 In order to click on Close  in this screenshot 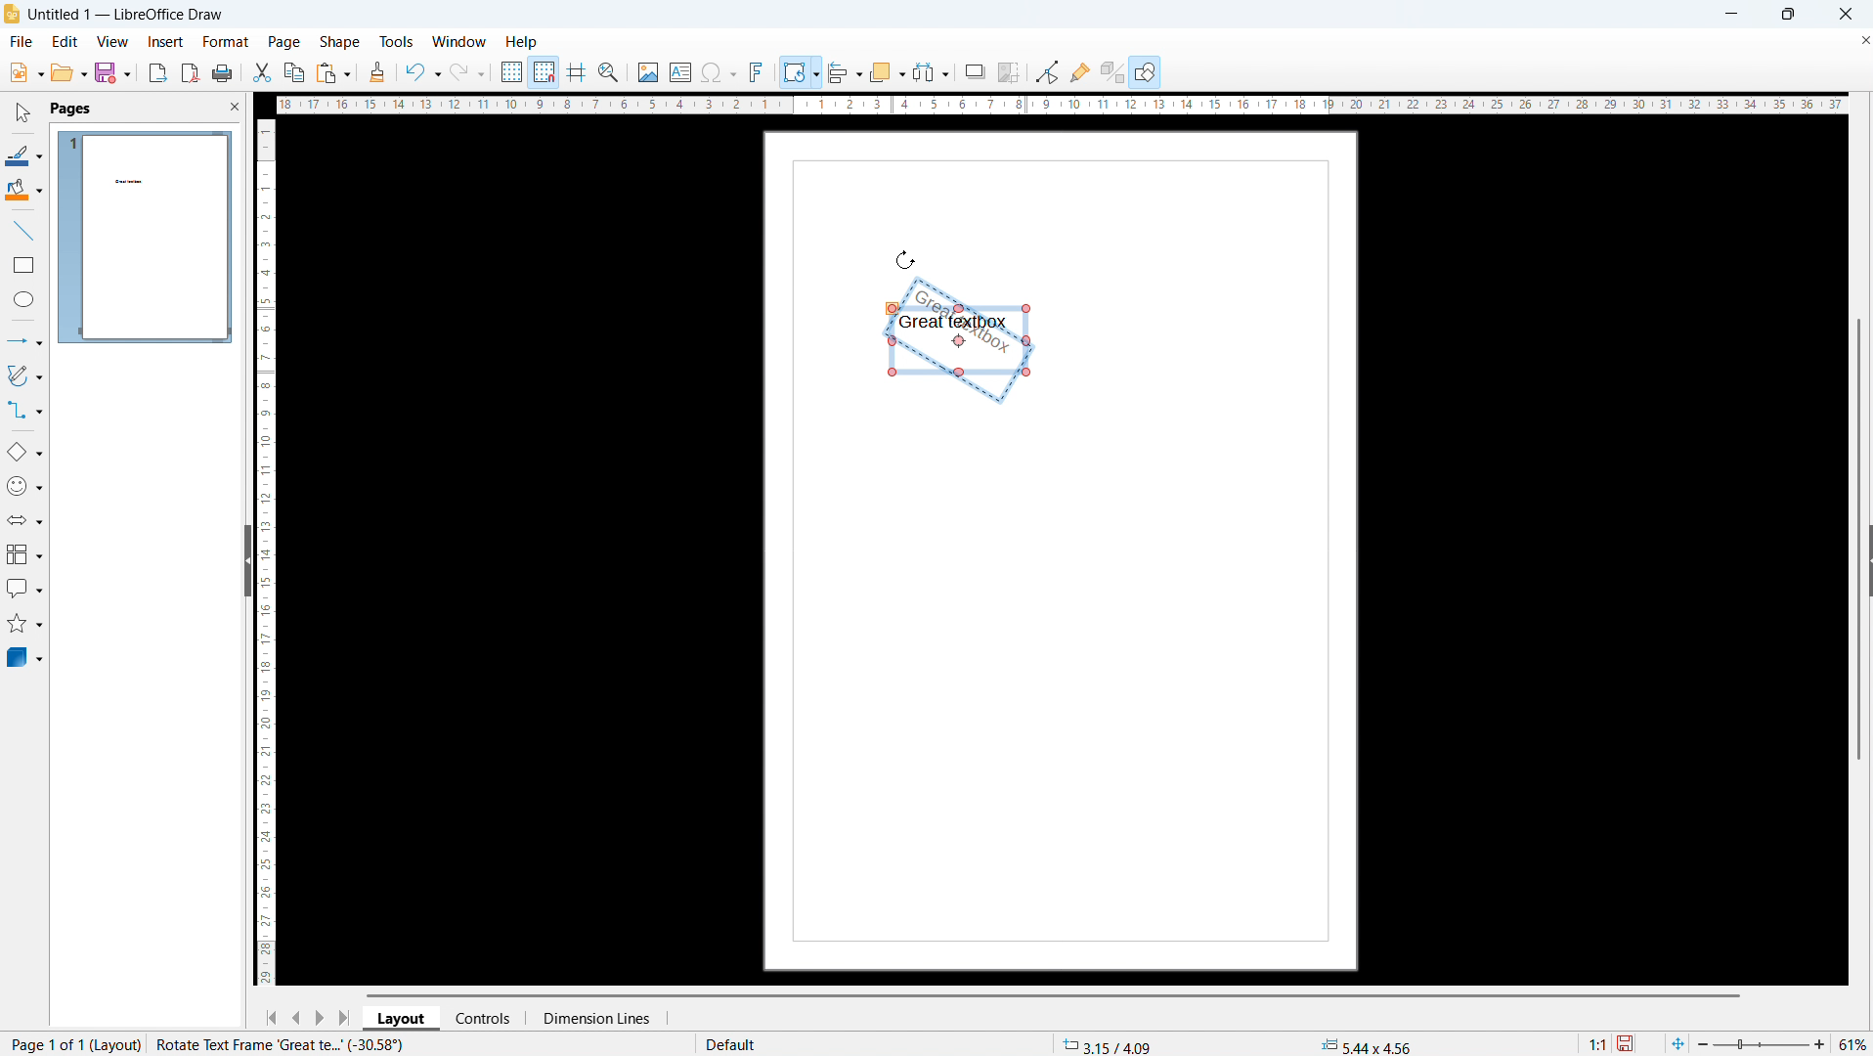, I will do `click(1844, 14)`.